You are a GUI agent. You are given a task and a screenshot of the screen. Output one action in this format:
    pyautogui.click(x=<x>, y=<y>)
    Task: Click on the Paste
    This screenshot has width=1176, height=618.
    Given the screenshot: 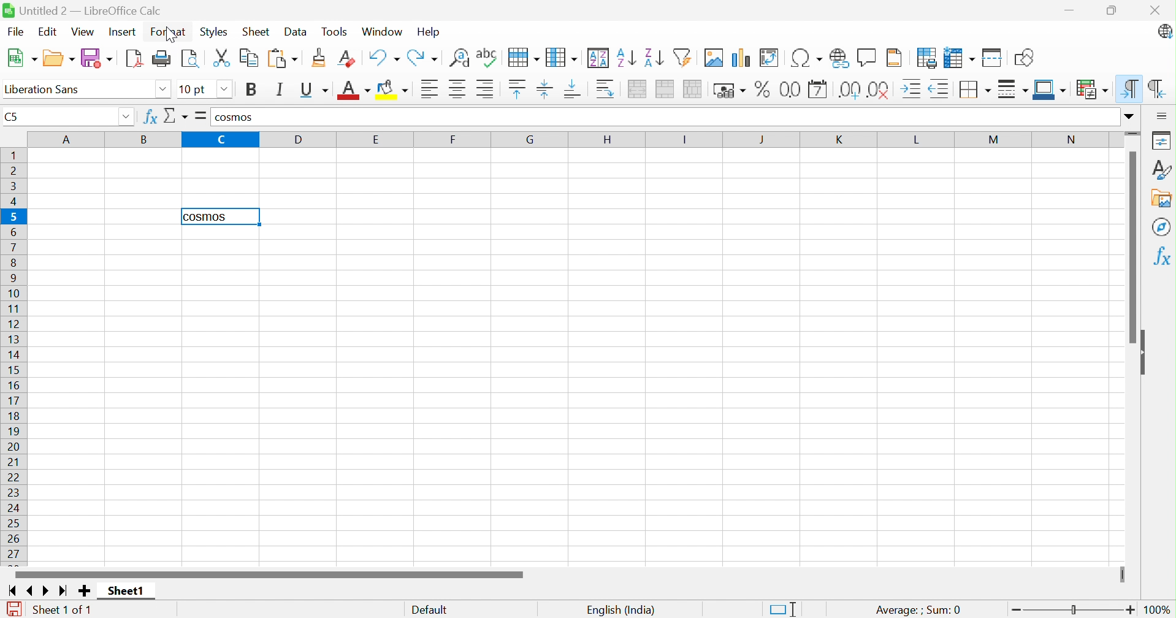 What is the action you would take?
    pyautogui.click(x=281, y=59)
    